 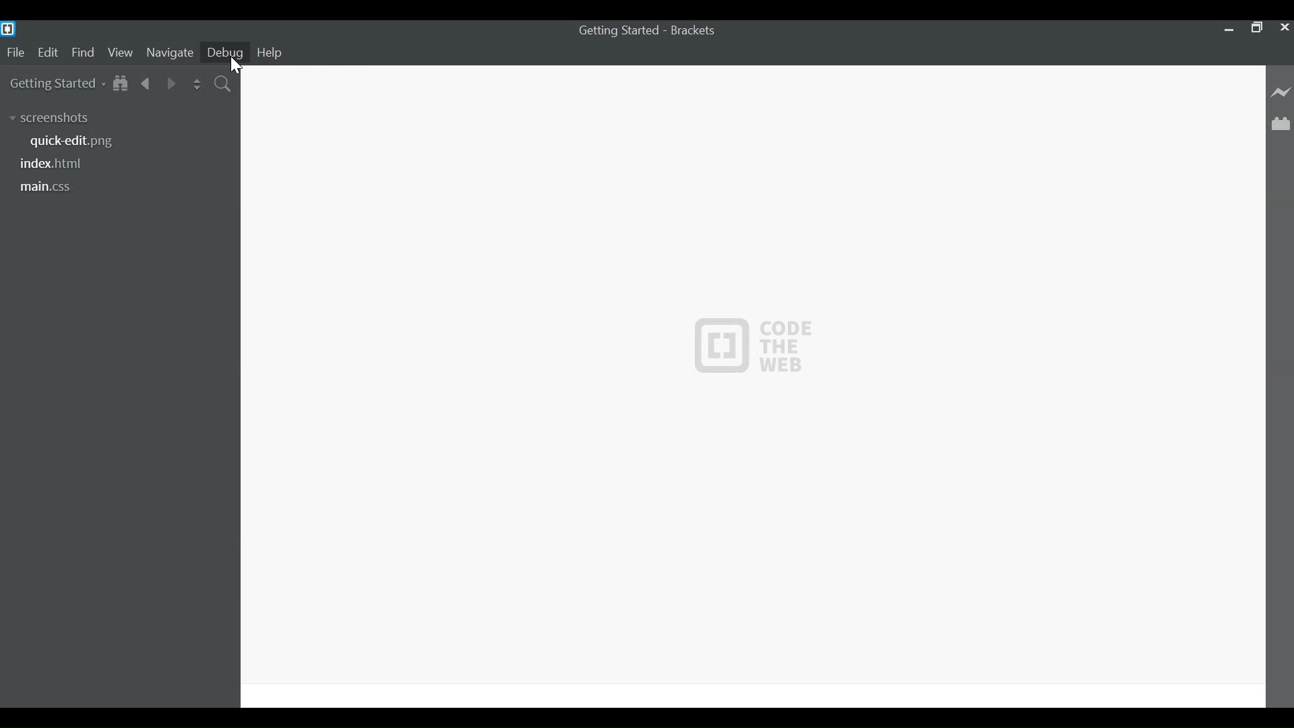 What do you see at coordinates (1281, 123) in the screenshot?
I see `Manage Extensions` at bounding box center [1281, 123].